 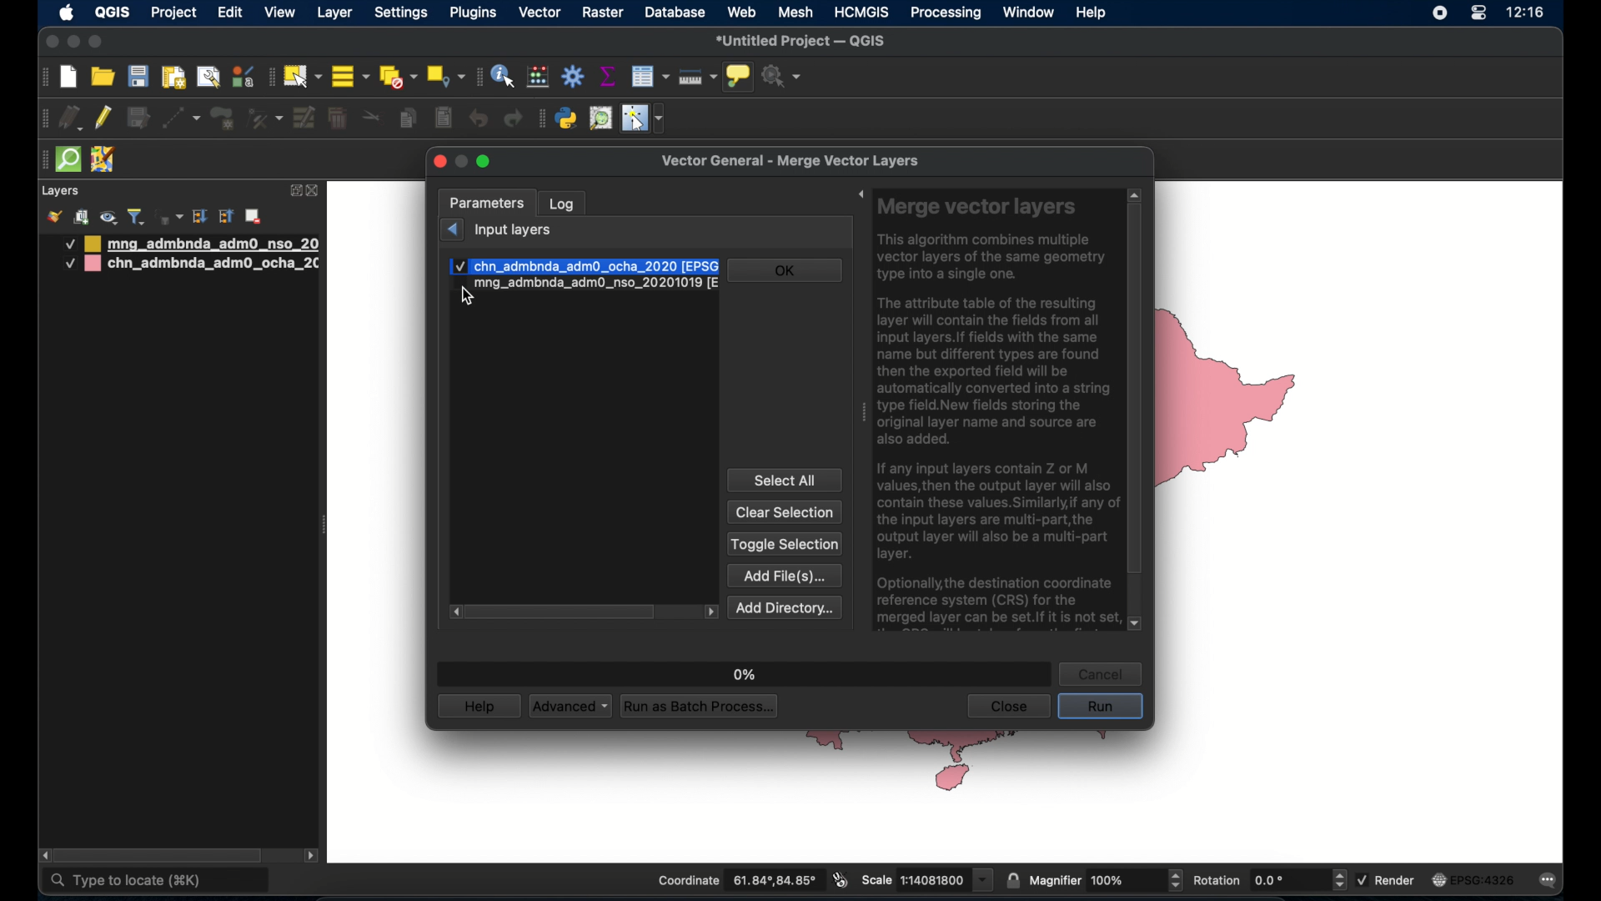 I want to click on cursor, so click(x=464, y=298).